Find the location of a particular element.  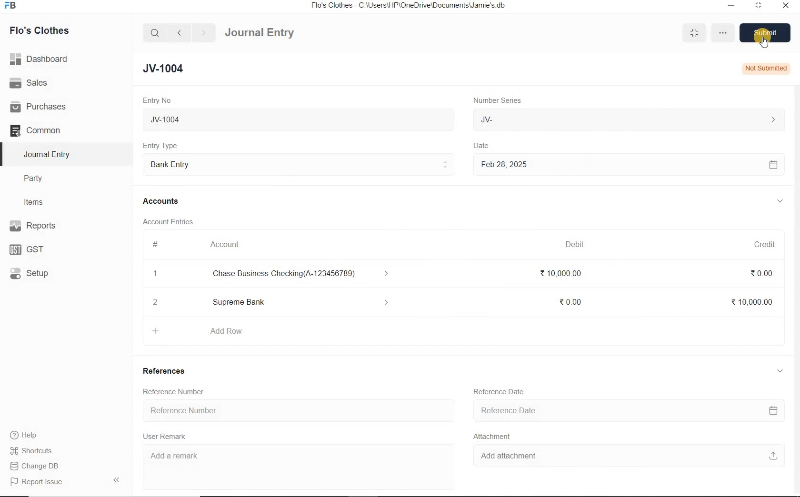

Reference Number is located at coordinates (299, 411).